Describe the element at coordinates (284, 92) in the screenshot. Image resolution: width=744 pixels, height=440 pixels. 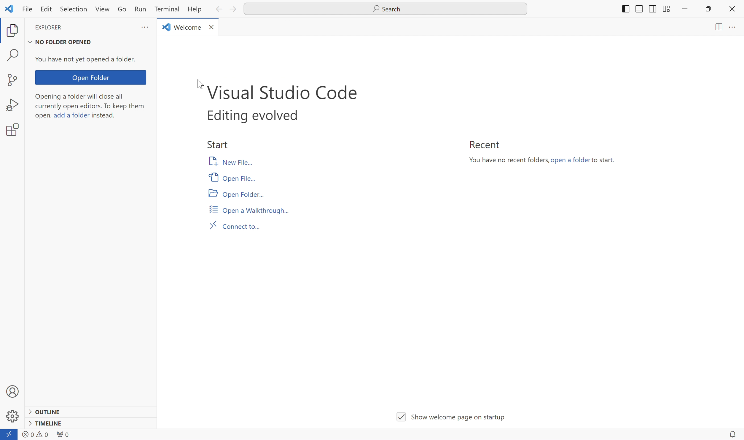
I see `visual studio code` at that location.